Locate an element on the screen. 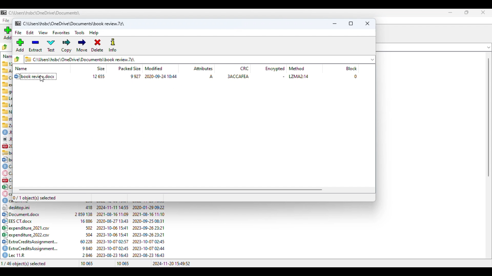 The image size is (492, 276). 12 655 is located at coordinates (99, 76).